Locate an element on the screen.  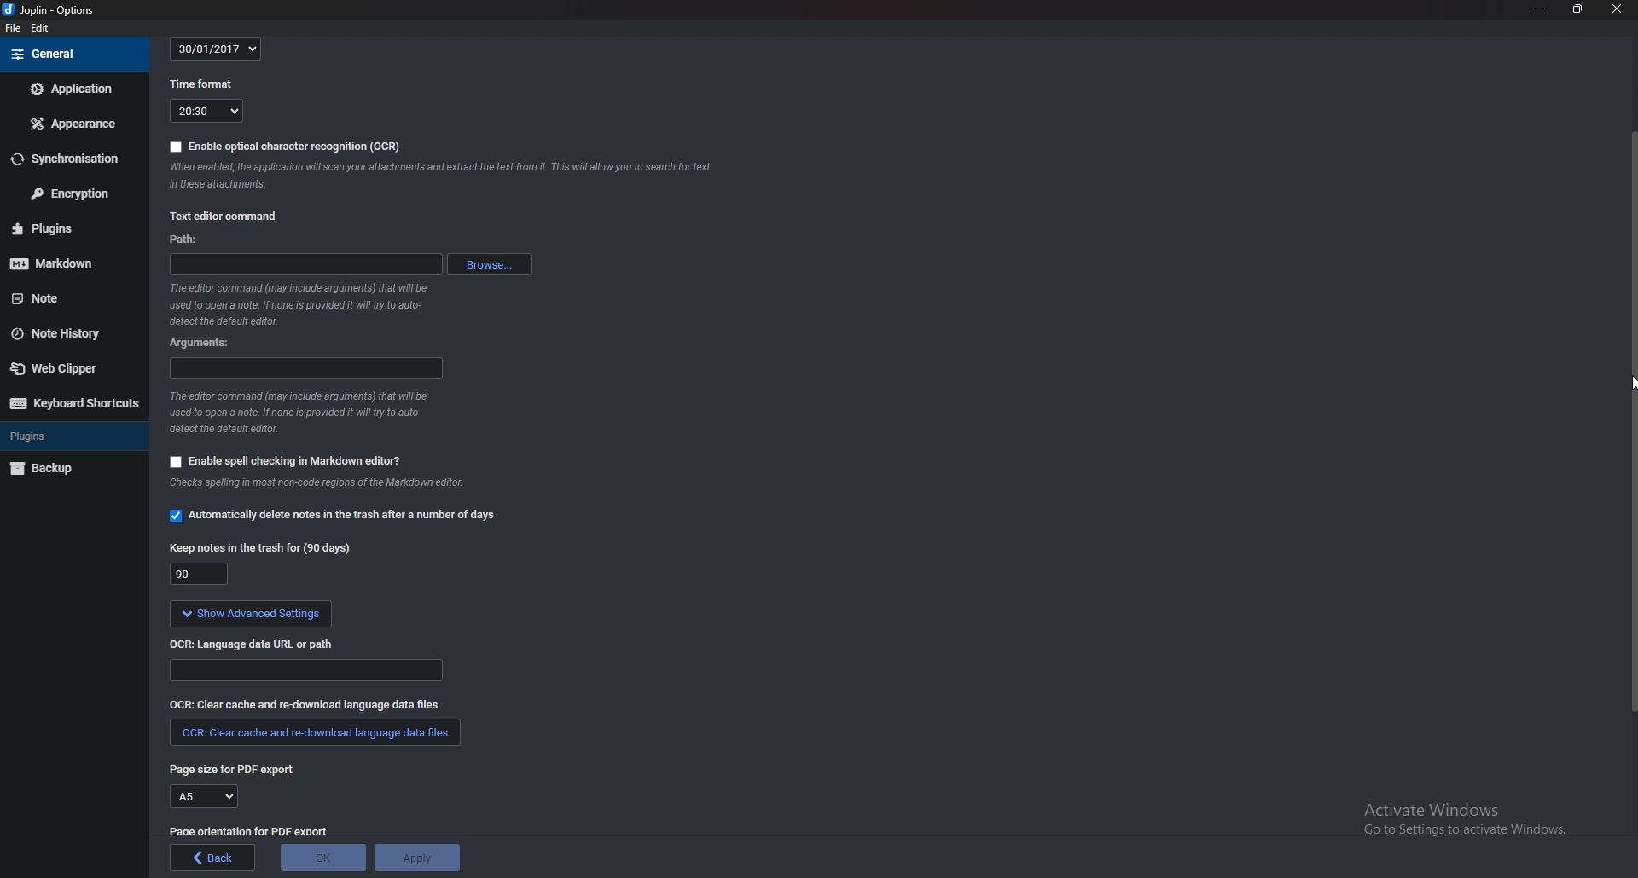
browse is located at coordinates (489, 264).